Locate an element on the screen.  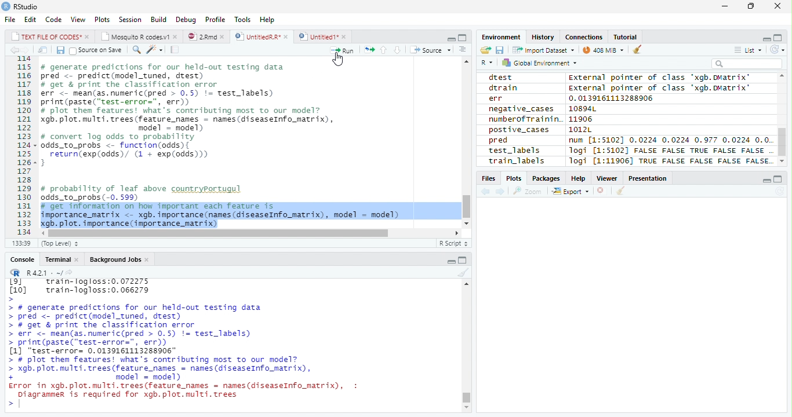
err is located at coordinates (495, 98).